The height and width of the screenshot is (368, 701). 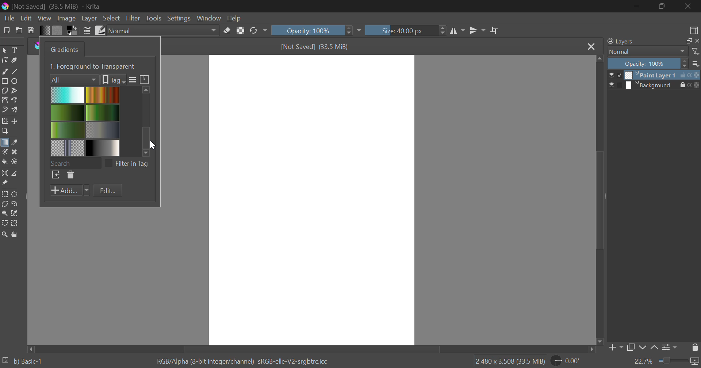 What do you see at coordinates (684, 75) in the screenshot?
I see `unlock` at bounding box center [684, 75].